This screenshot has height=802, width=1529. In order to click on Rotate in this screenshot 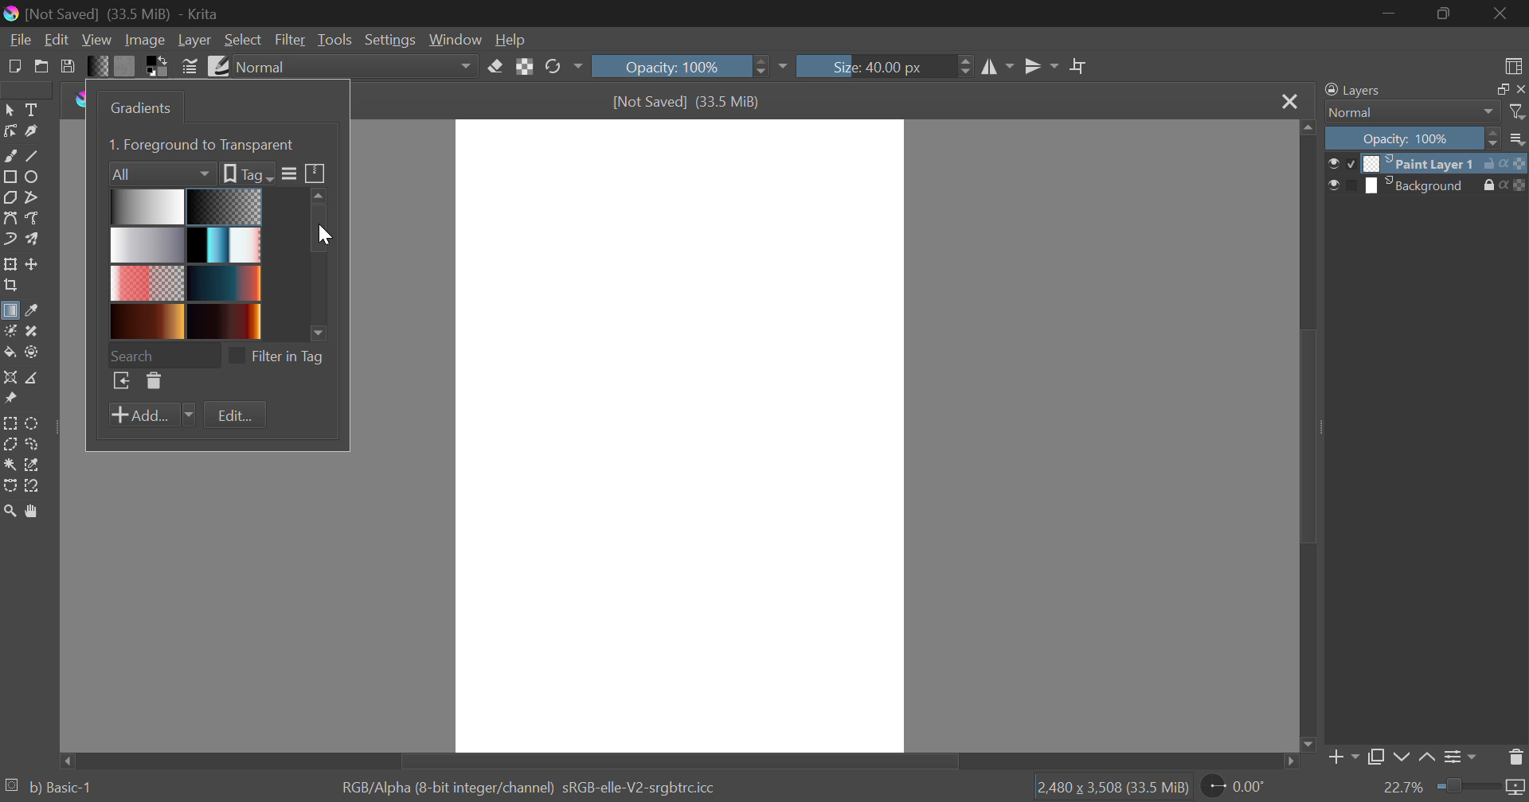, I will do `click(563, 68)`.